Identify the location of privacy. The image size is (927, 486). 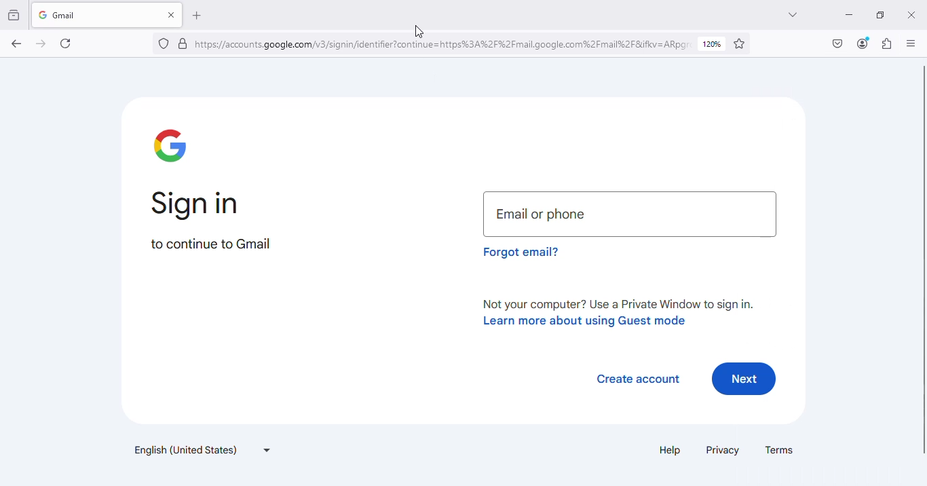
(723, 449).